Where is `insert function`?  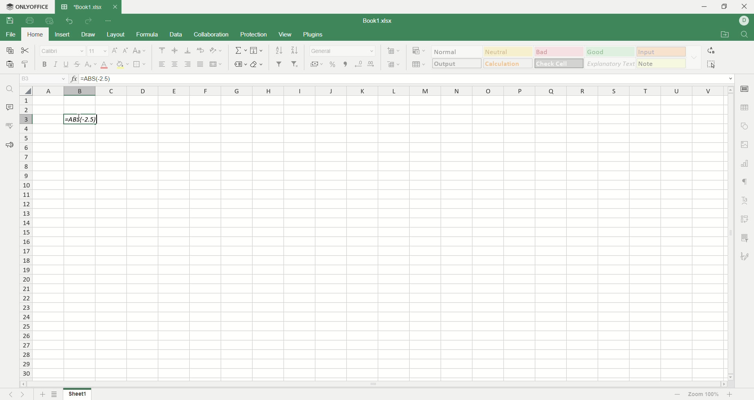 insert function is located at coordinates (74, 79).